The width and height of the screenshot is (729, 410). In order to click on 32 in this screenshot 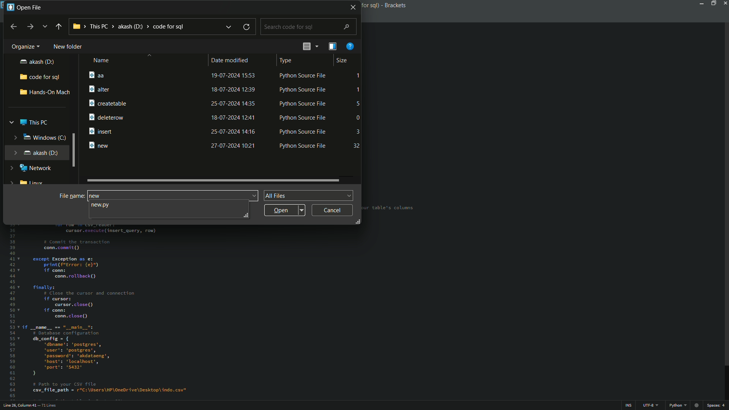, I will do `click(358, 145)`.